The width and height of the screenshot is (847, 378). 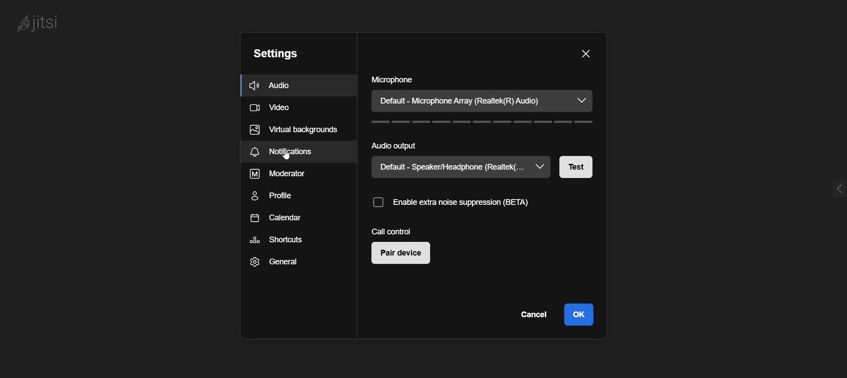 What do you see at coordinates (450, 168) in the screenshot?
I see `Default - Speaker/Headphone (Realtek(...` at bounding box center [450, 168].